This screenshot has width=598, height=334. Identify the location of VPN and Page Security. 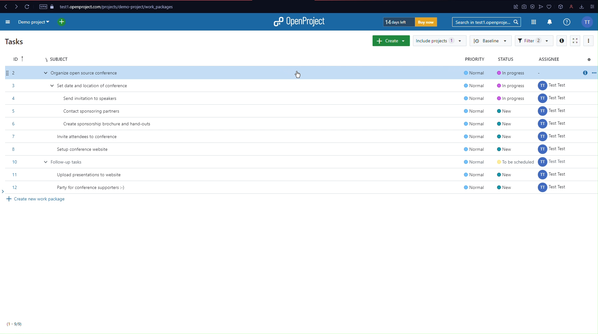
(46, 7).